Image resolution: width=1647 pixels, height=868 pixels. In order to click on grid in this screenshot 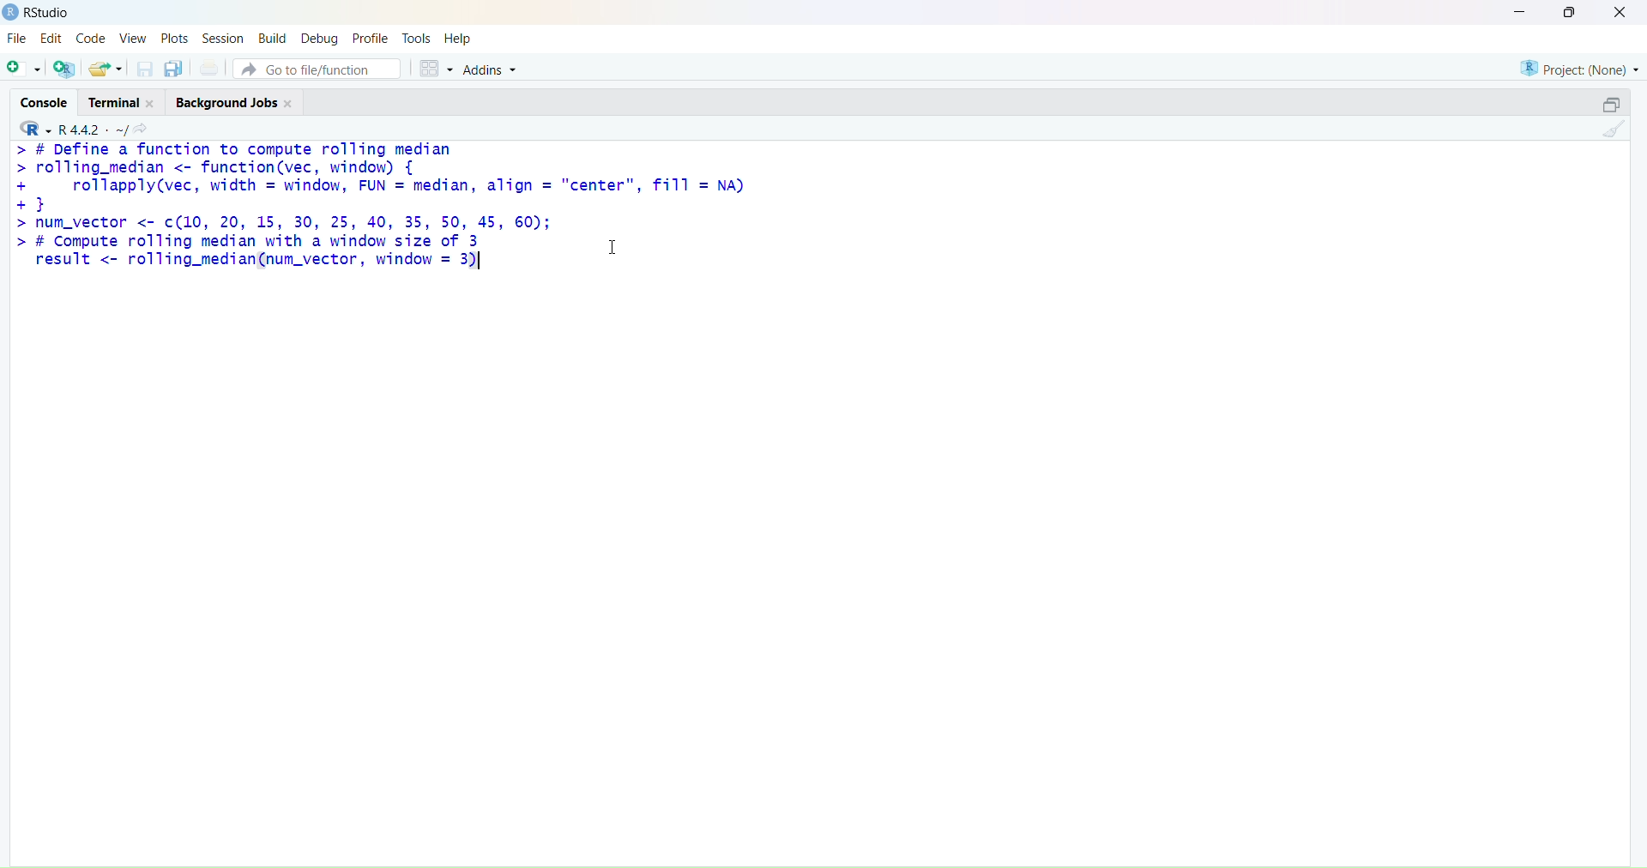, I will do `click(437, 69)`.